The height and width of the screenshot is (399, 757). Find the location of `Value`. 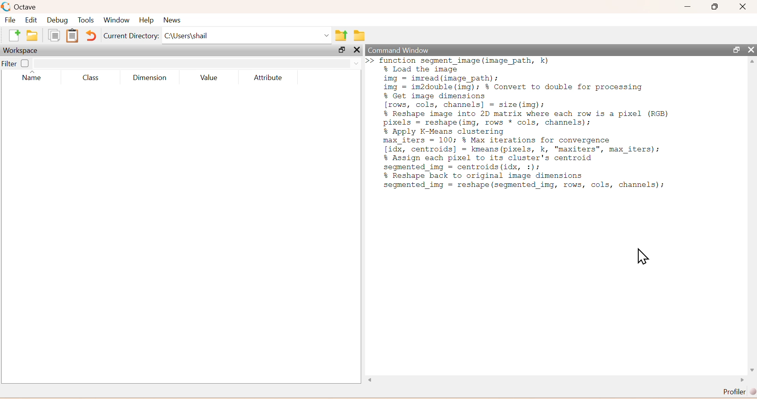

Value is located at coordinates (209, 78).